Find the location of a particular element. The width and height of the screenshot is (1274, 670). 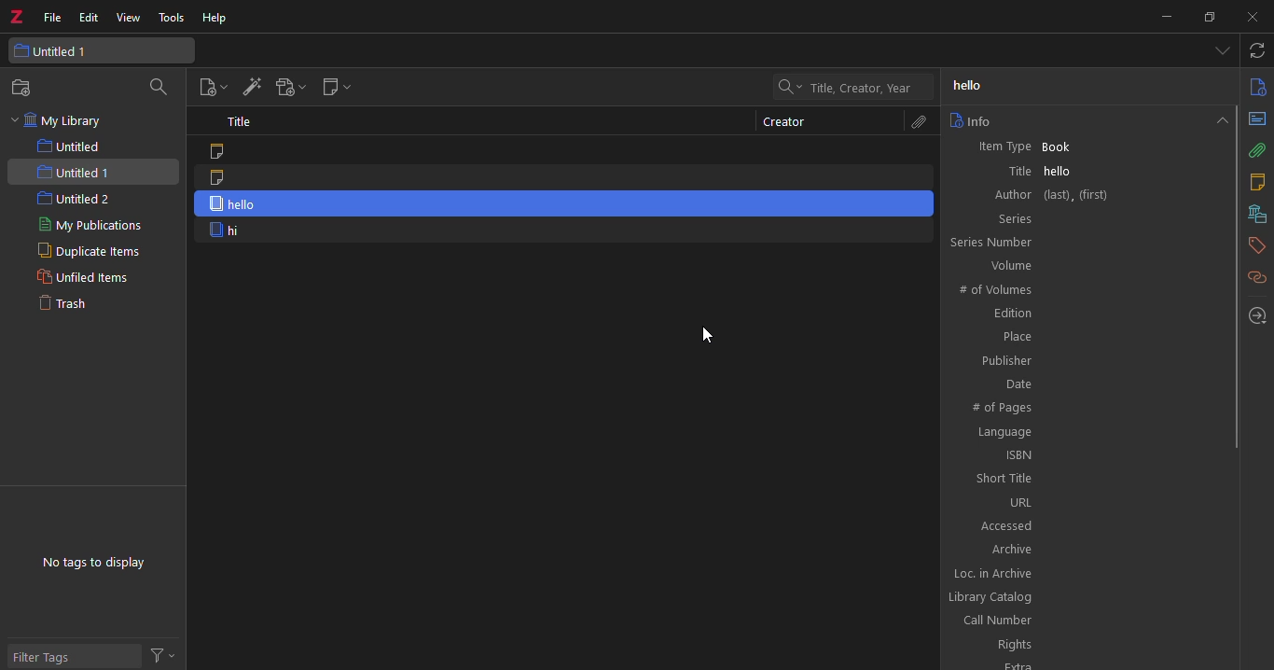

Place is located at coordinates (1087, 337).